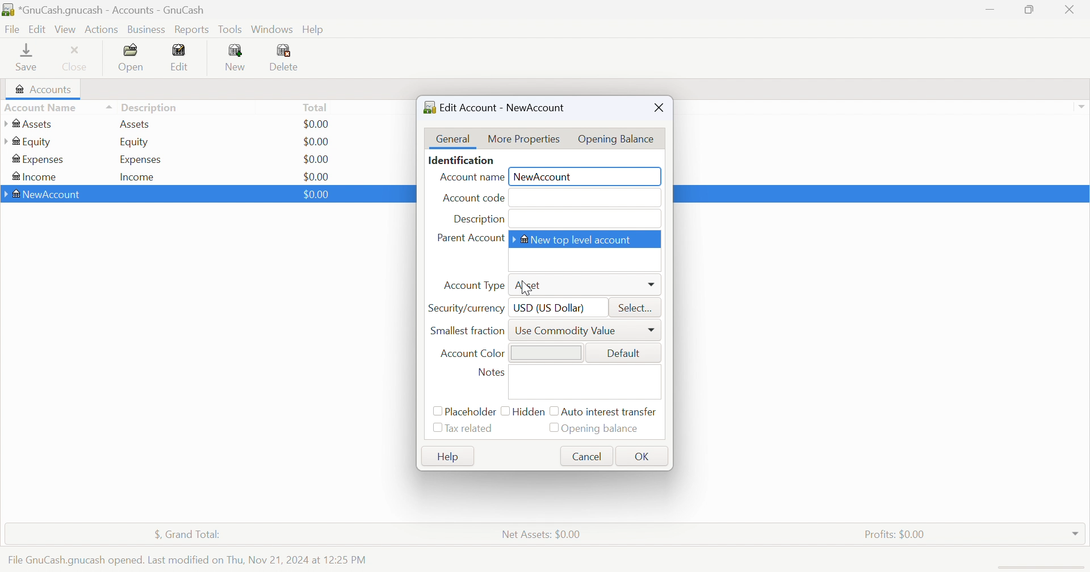 This screenshot has width=1090, height=572. What do you see at coordinates (316, 194) in the screenshot?
I see `$0.00` at bounding box center [316, 194].